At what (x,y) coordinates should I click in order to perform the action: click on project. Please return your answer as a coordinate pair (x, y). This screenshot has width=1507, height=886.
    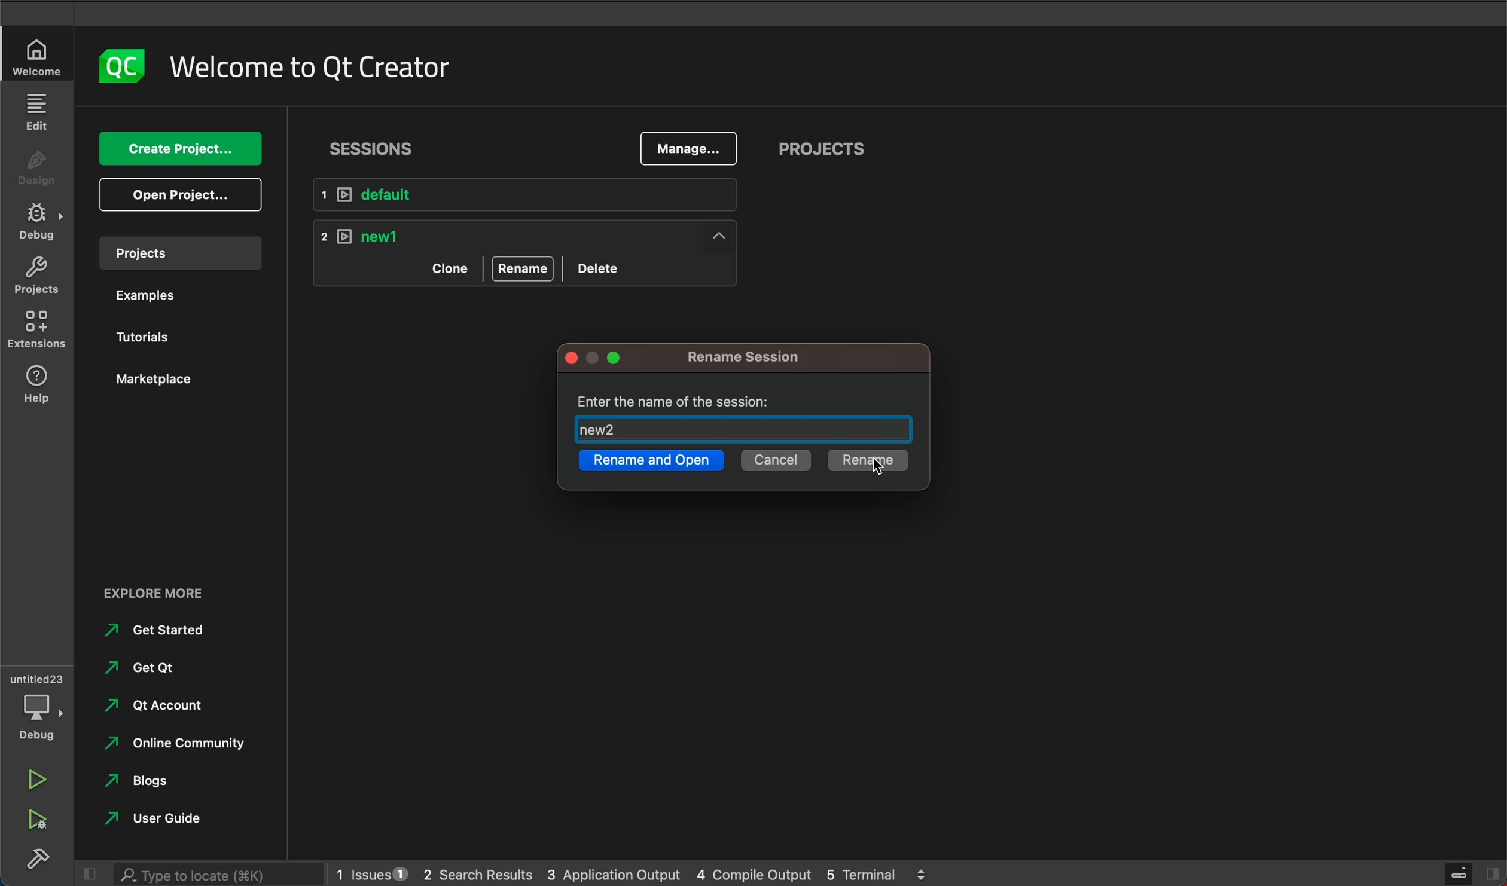
    Looking at the image, I should click on (36, 277).